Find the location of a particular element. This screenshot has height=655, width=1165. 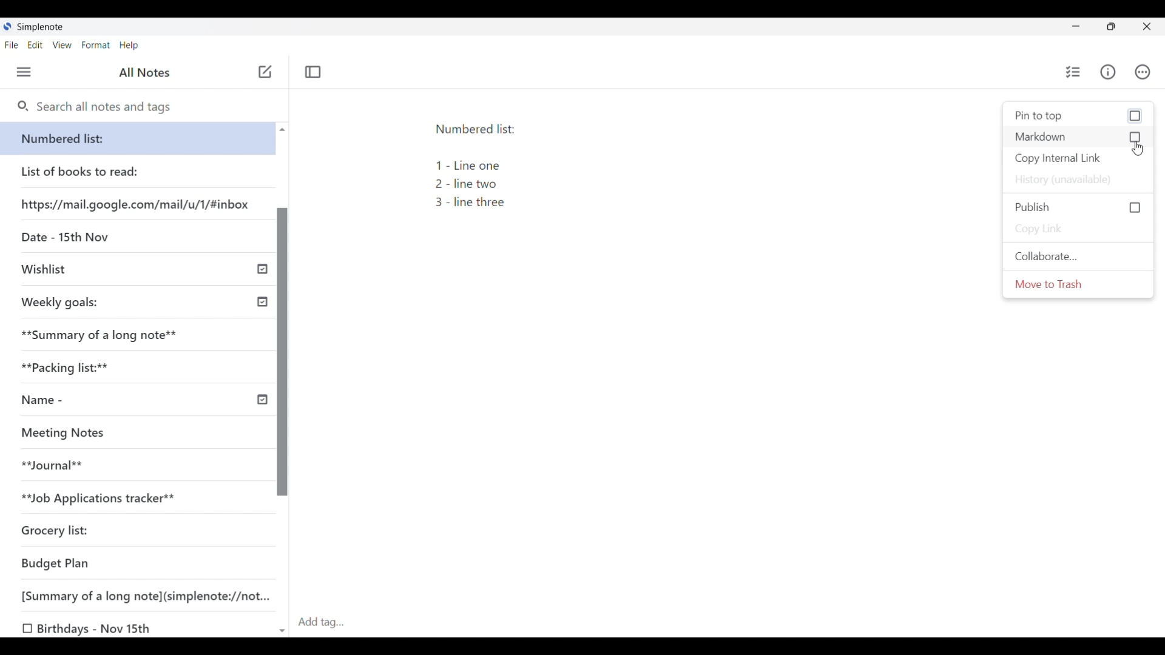

simplenote logo is located at coordinates (7, 26).